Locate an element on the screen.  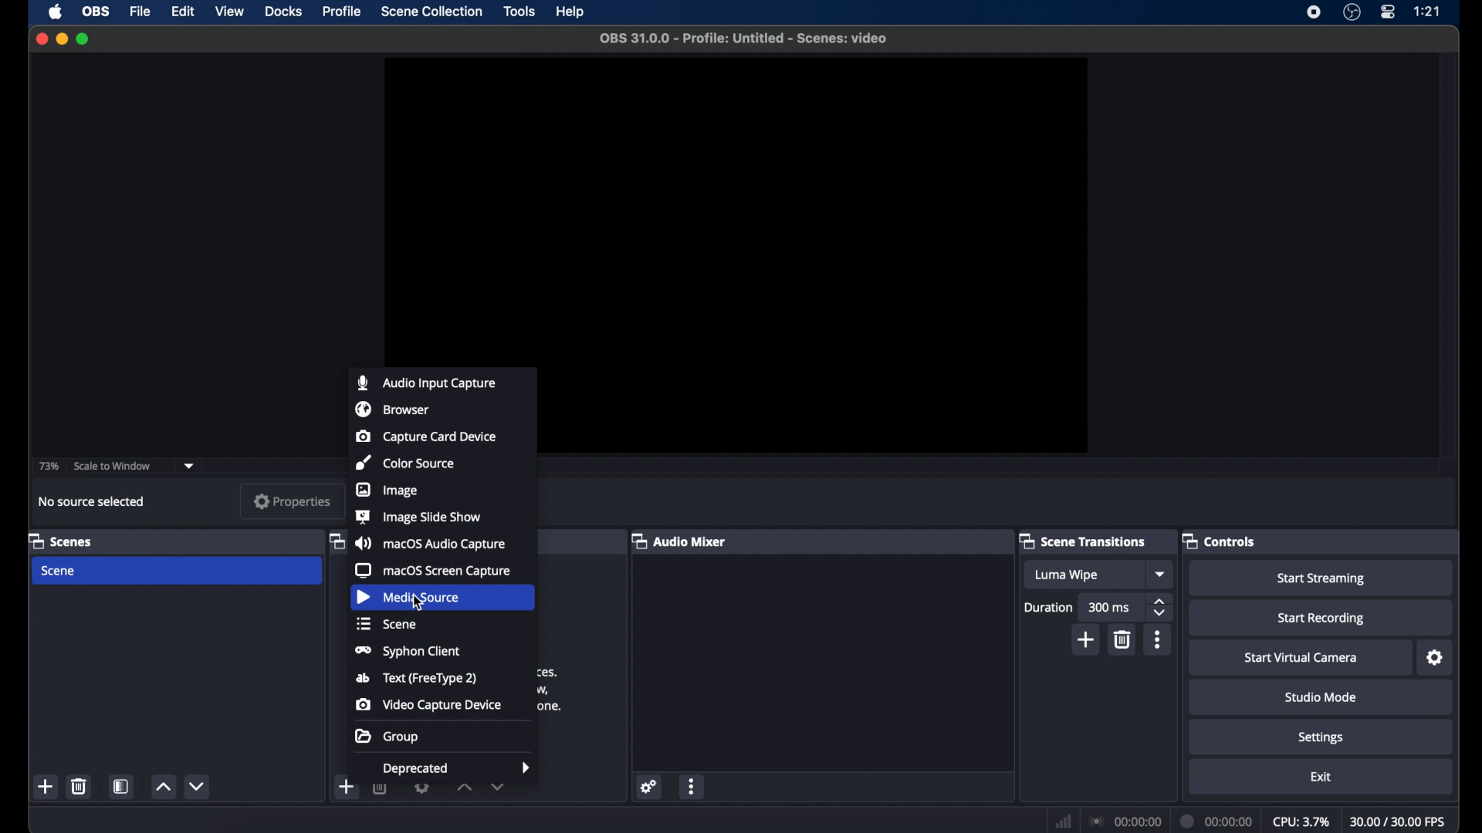
text is located at coordinates (418, 679).